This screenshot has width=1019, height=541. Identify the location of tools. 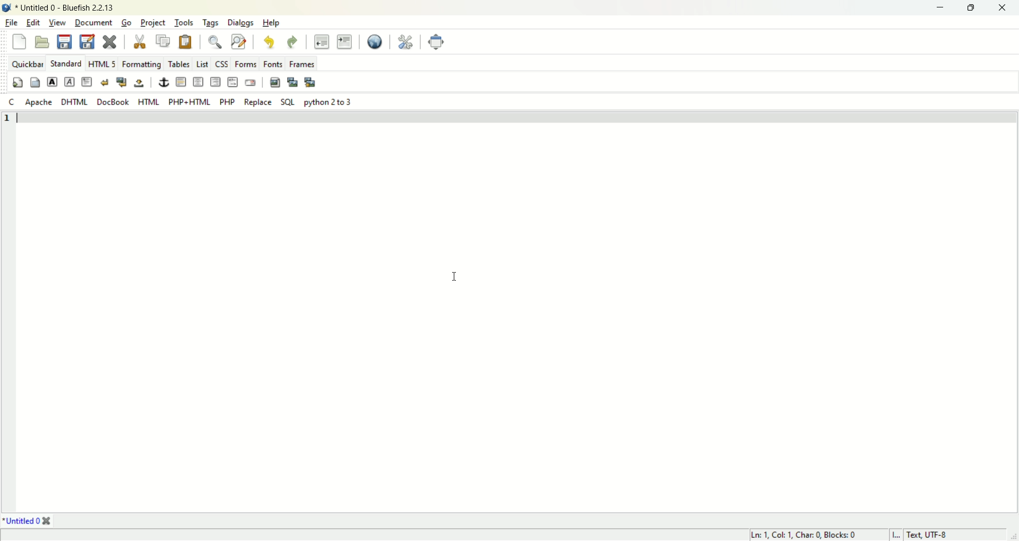
(182, 23).